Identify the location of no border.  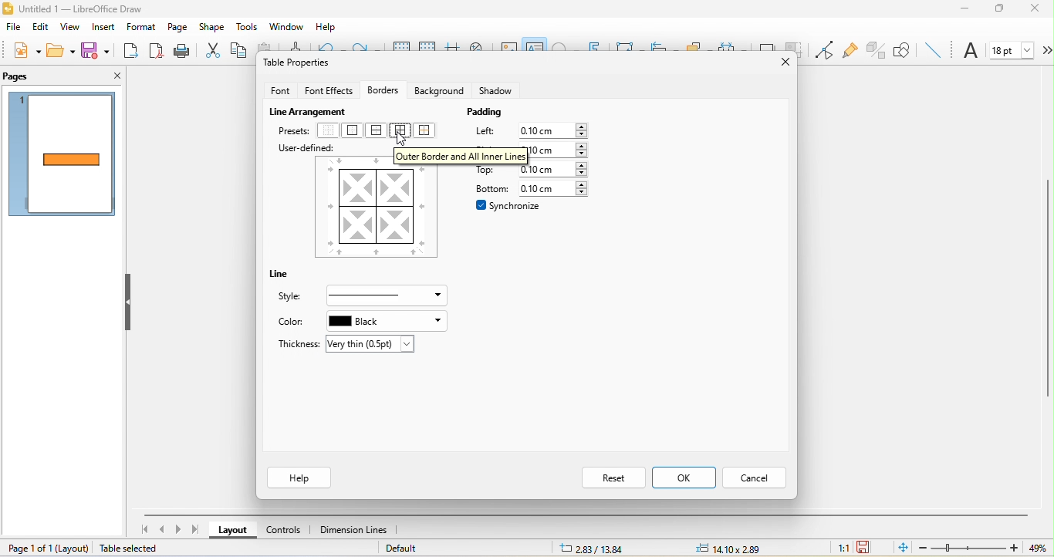
(329, 131).